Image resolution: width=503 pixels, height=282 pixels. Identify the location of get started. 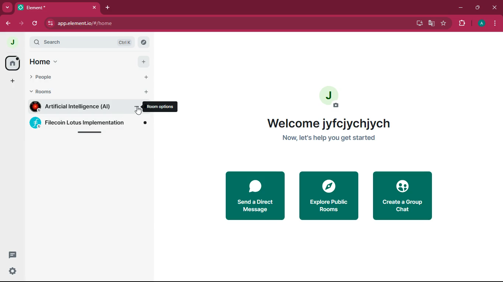
(328, 139).